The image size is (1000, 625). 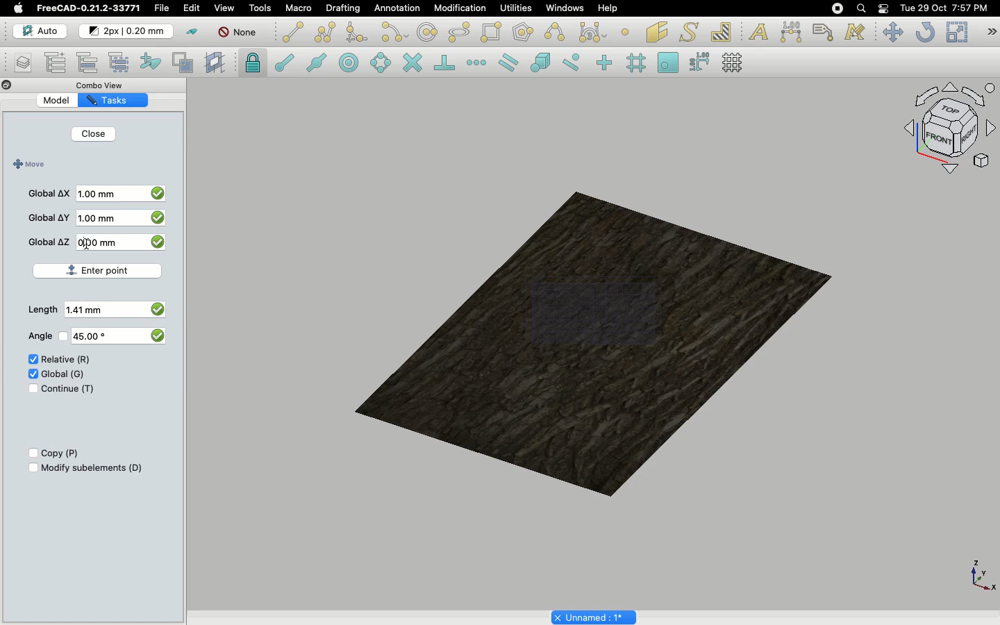 I want to click on Apple log, so click(x=19, y=8).